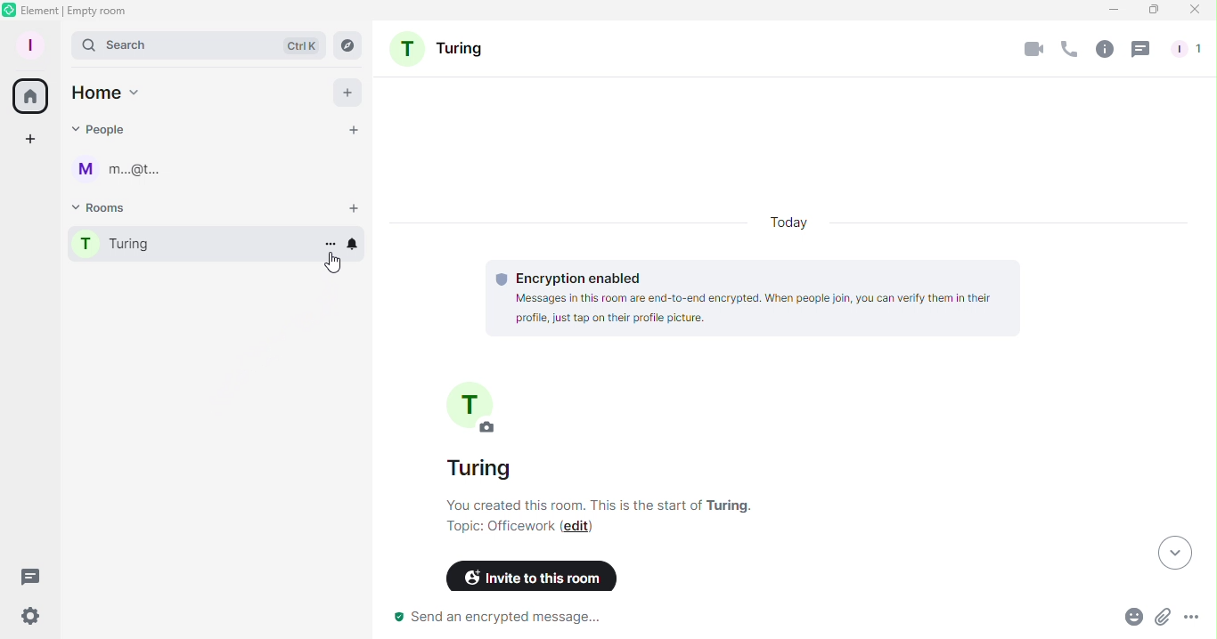 The width and height of the screenshot is (1217, 639). Describe the element at coordinates (355, 131) in the screenshot. I see `Start chat` at that location.